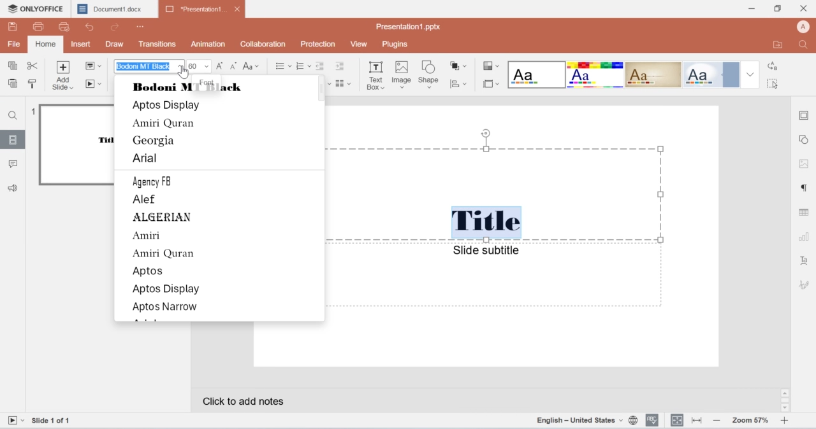 The image size is (816, 429). Describe the element at coordinates (14, 164) in the screenshot. I see `comments` at that location.